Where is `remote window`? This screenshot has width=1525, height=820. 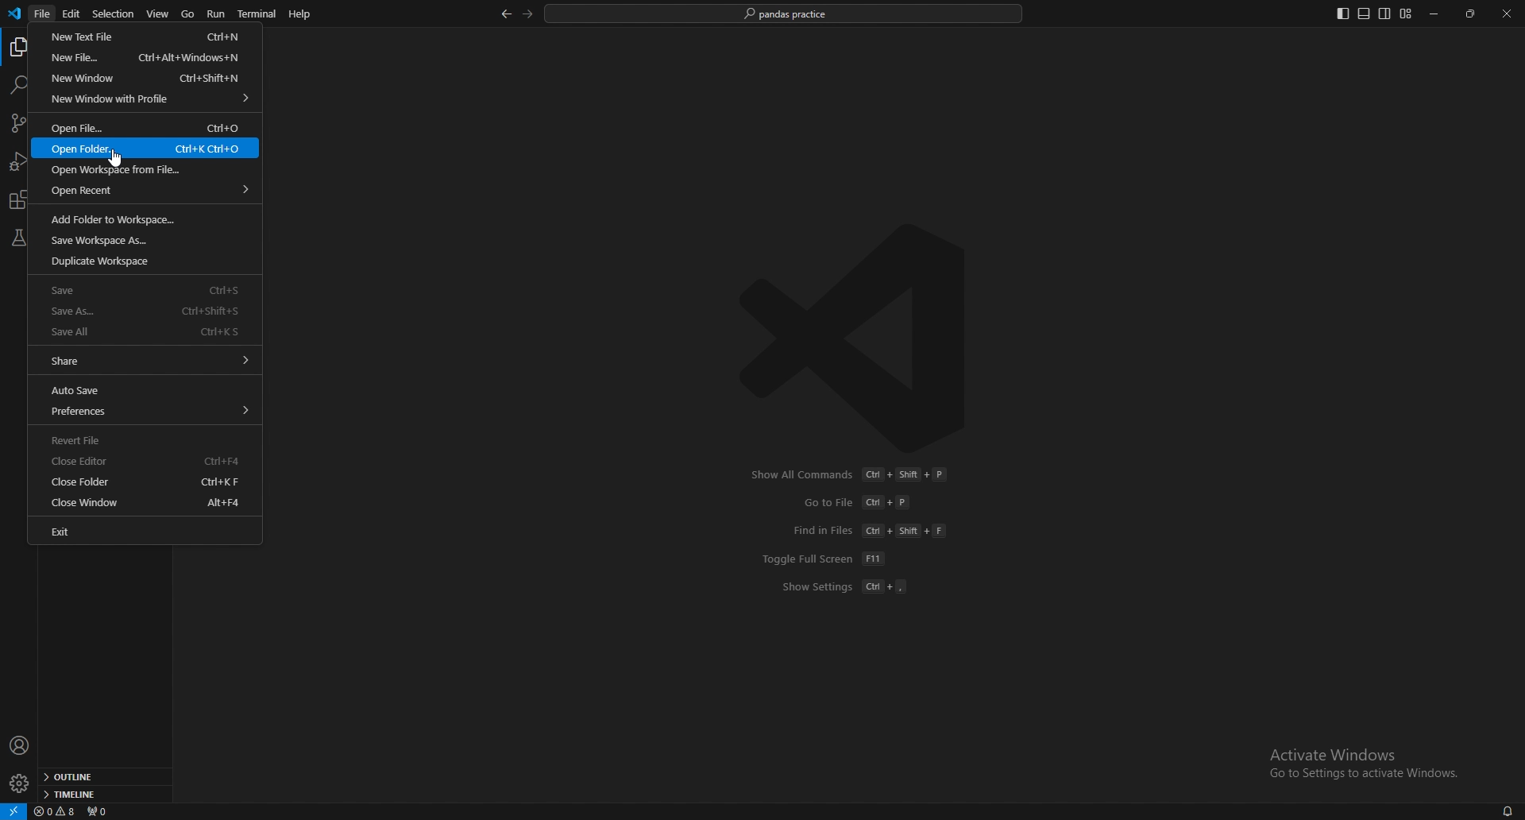
remote window is located at coordinates (14, 810).